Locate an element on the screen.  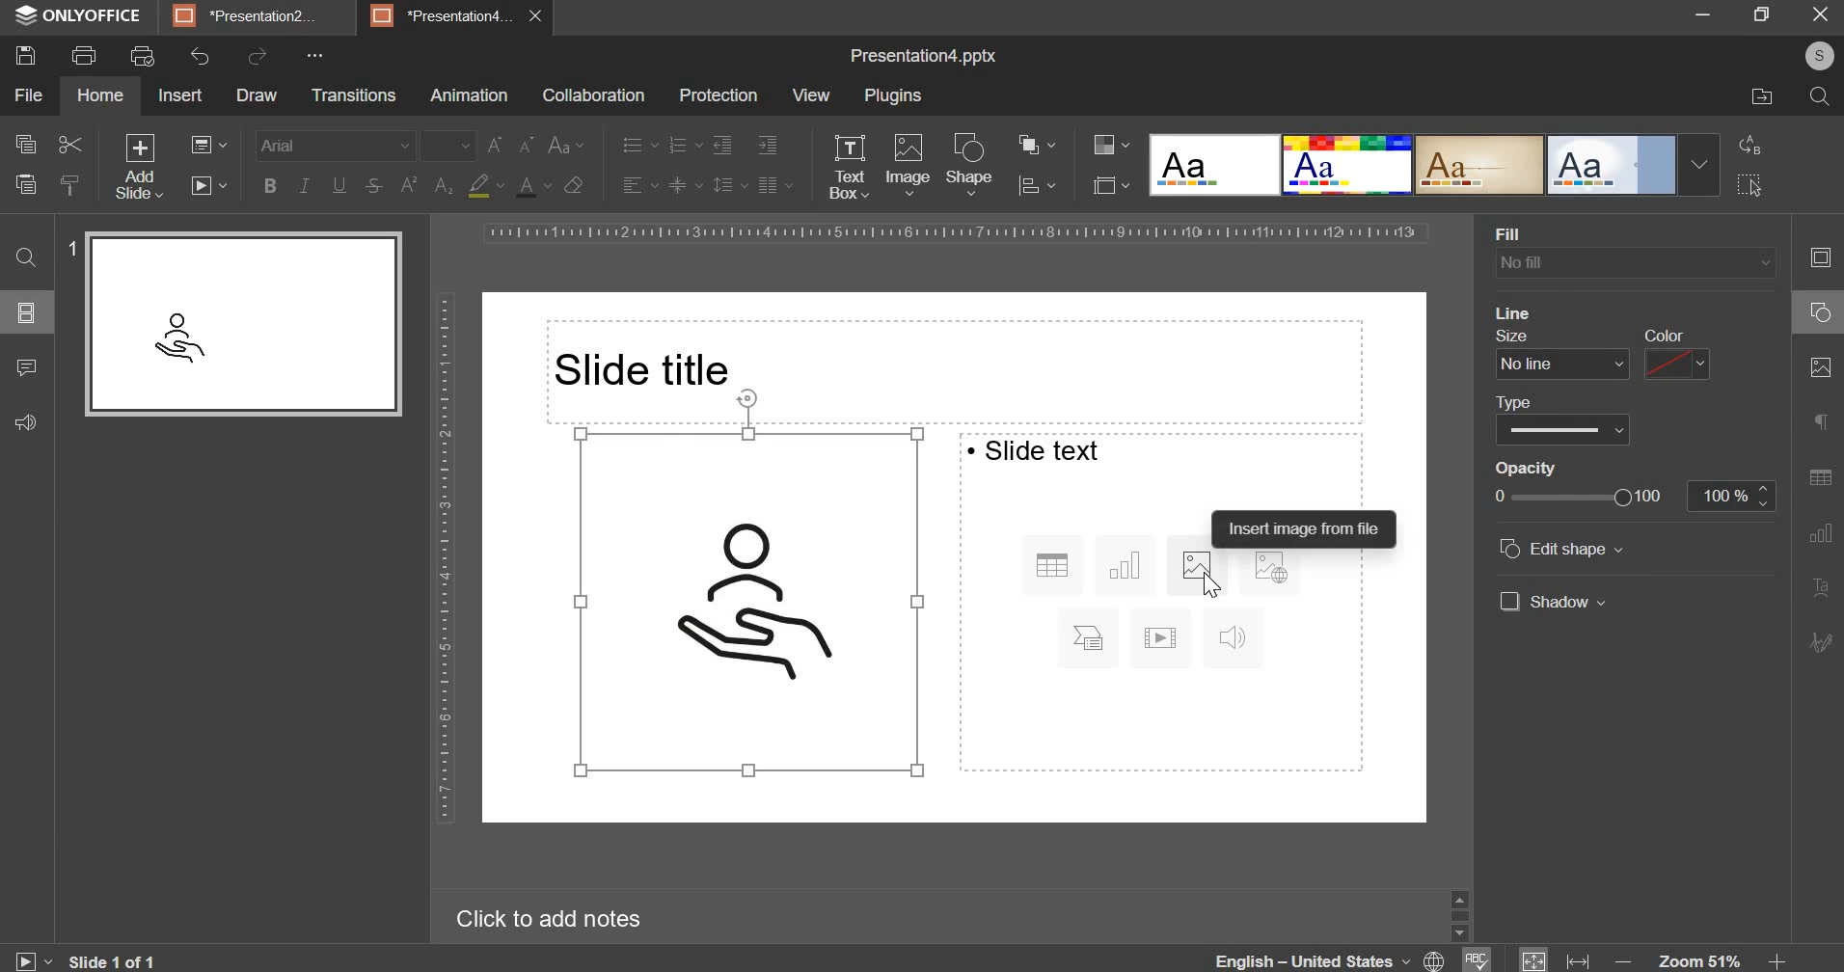
opacity is located at coordinates (1576, 497).